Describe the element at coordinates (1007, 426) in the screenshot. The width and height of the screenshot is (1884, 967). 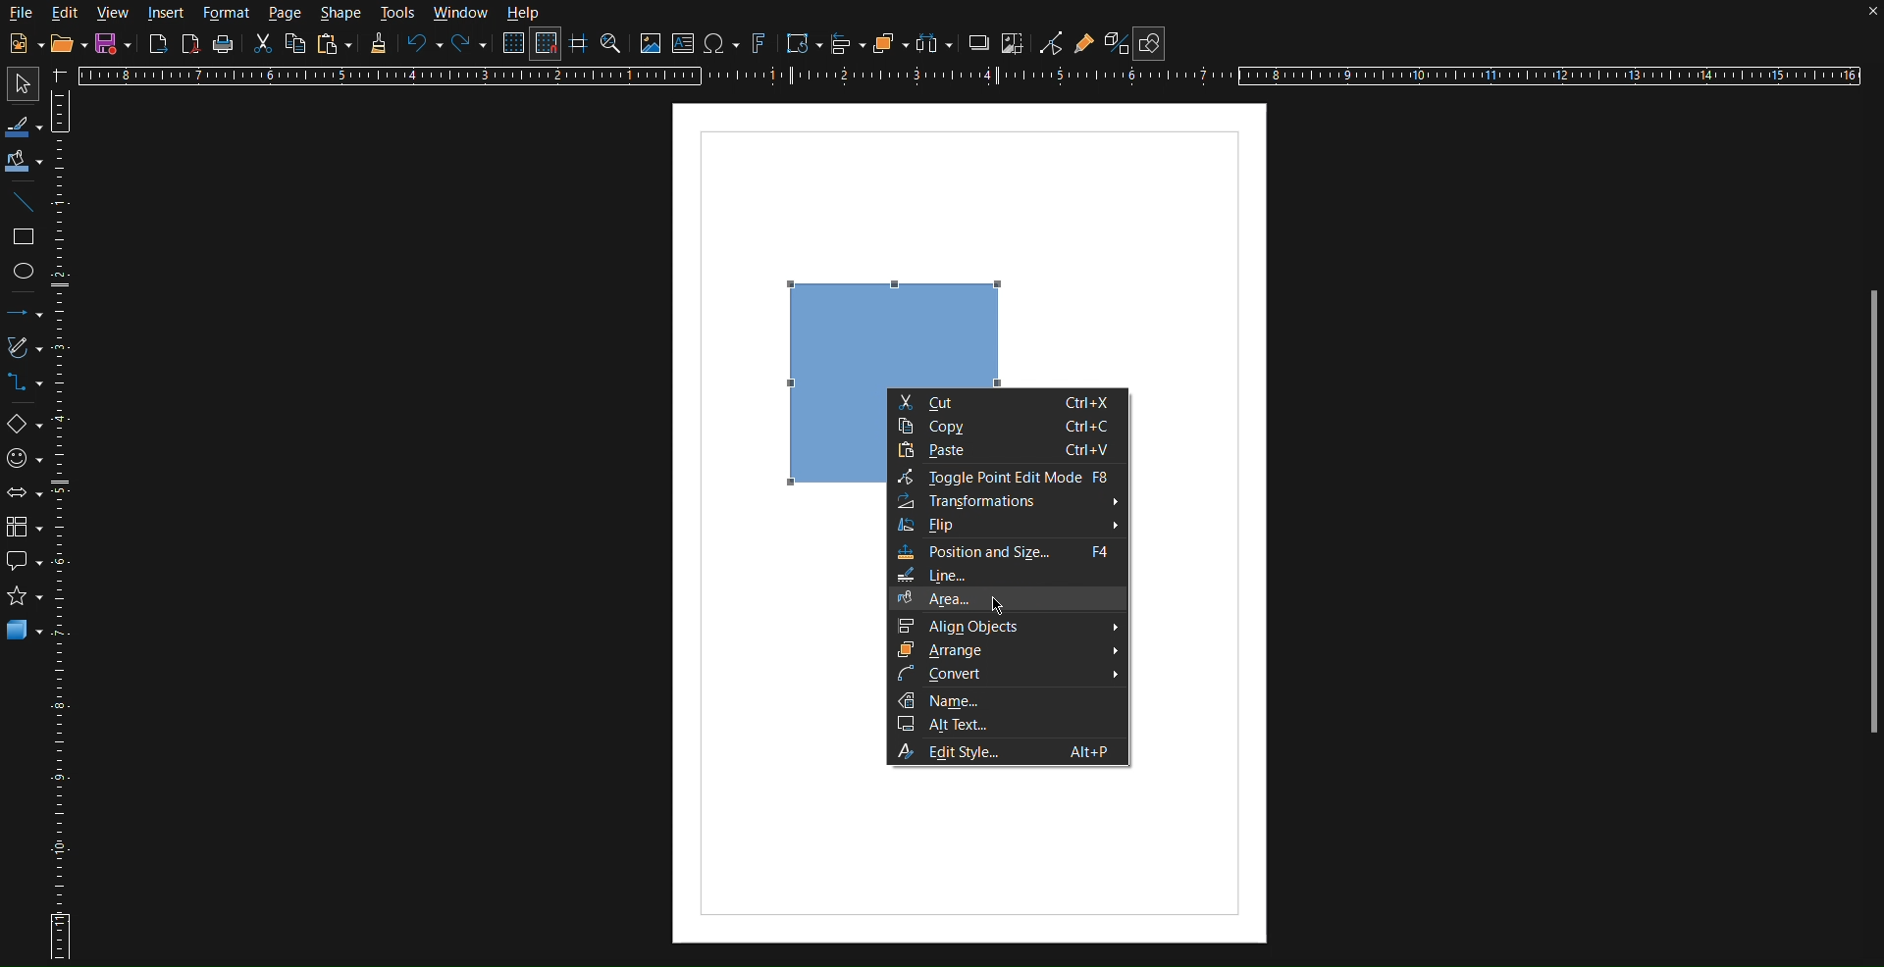
I see `Copy` at that location.